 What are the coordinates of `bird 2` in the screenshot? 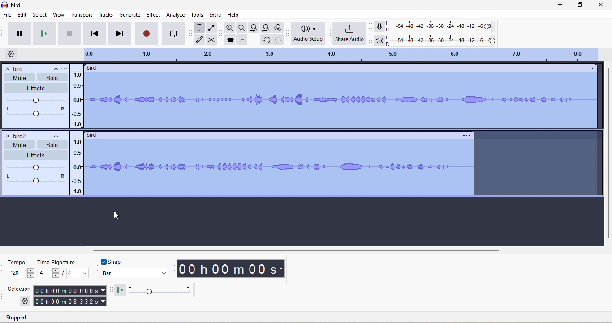 It's located at (17, 136).